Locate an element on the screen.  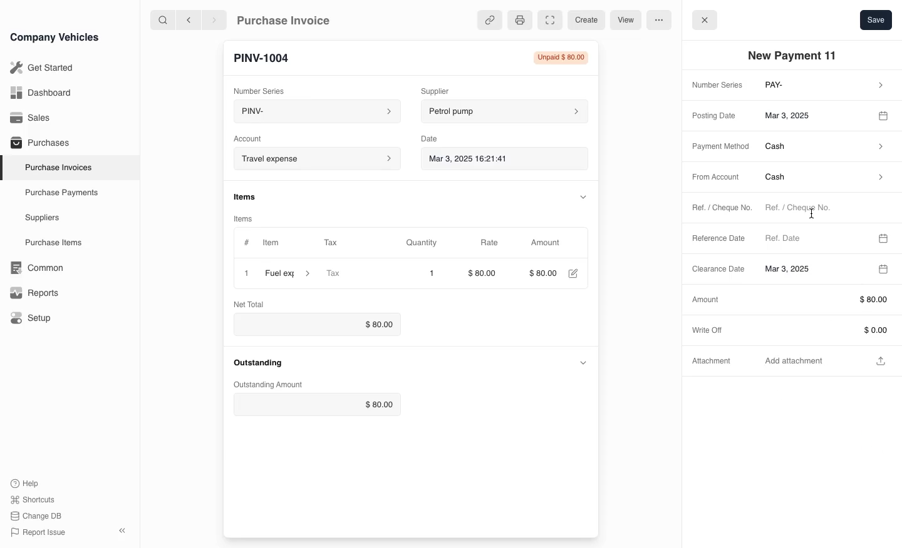
Suppliers is located at coordinates (41, 218).